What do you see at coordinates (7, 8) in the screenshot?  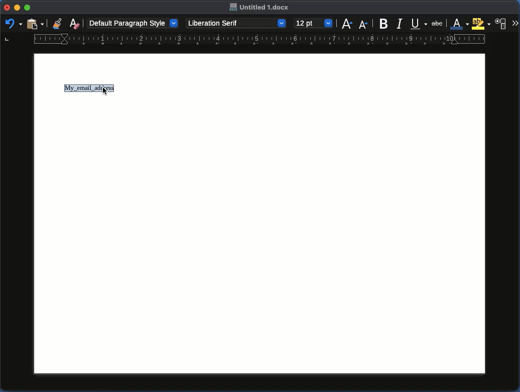 I see `Close` at bounding box center [7, 8].